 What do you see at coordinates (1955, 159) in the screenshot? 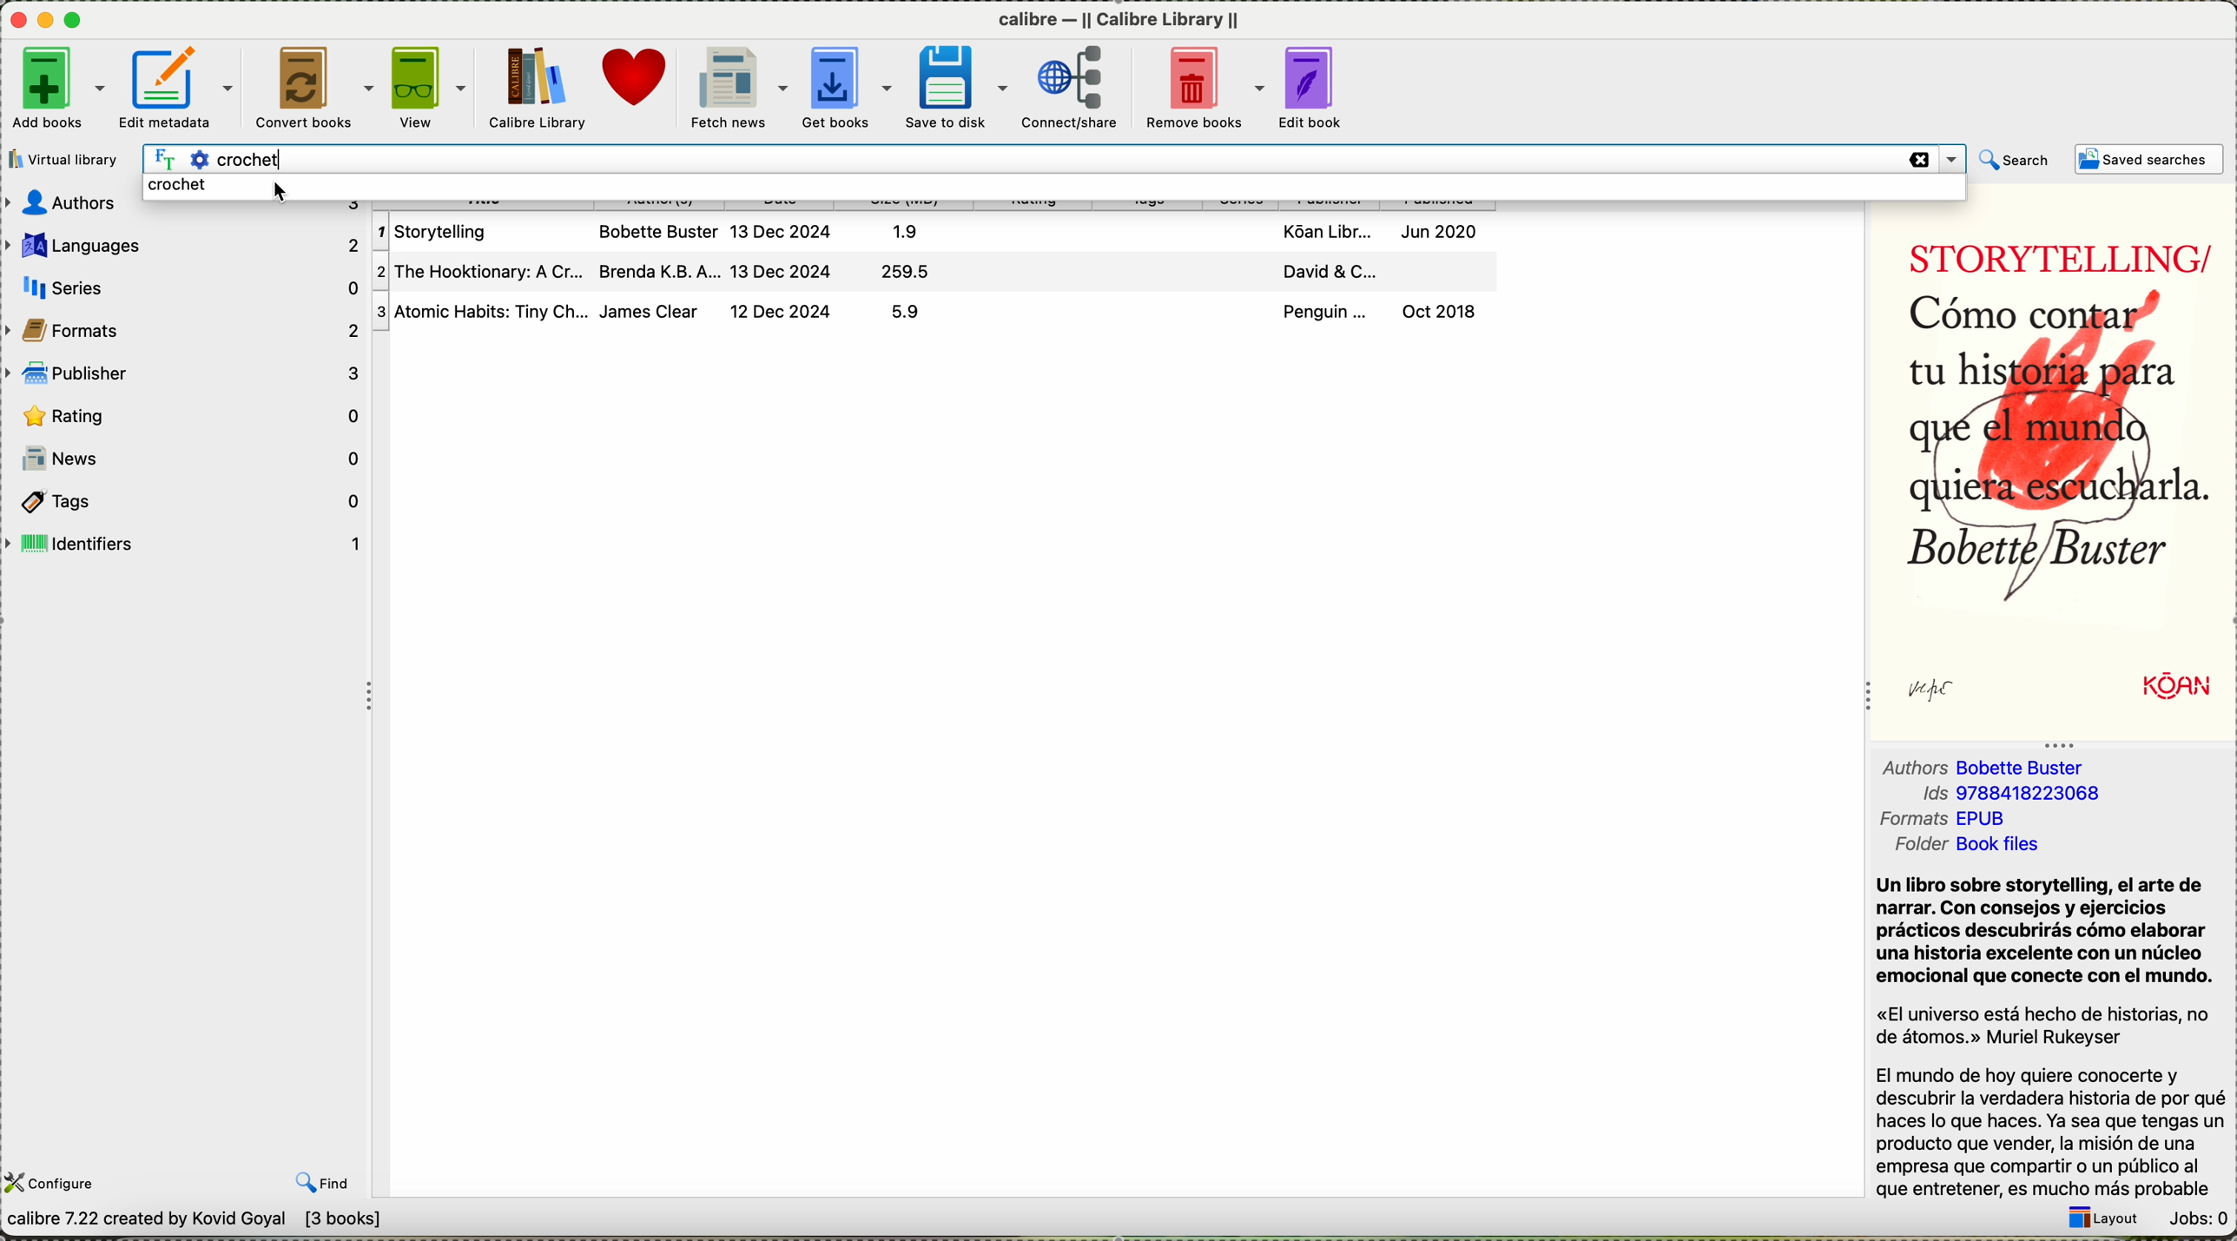
I see `Drop down` at bounding box center [1955, 159].